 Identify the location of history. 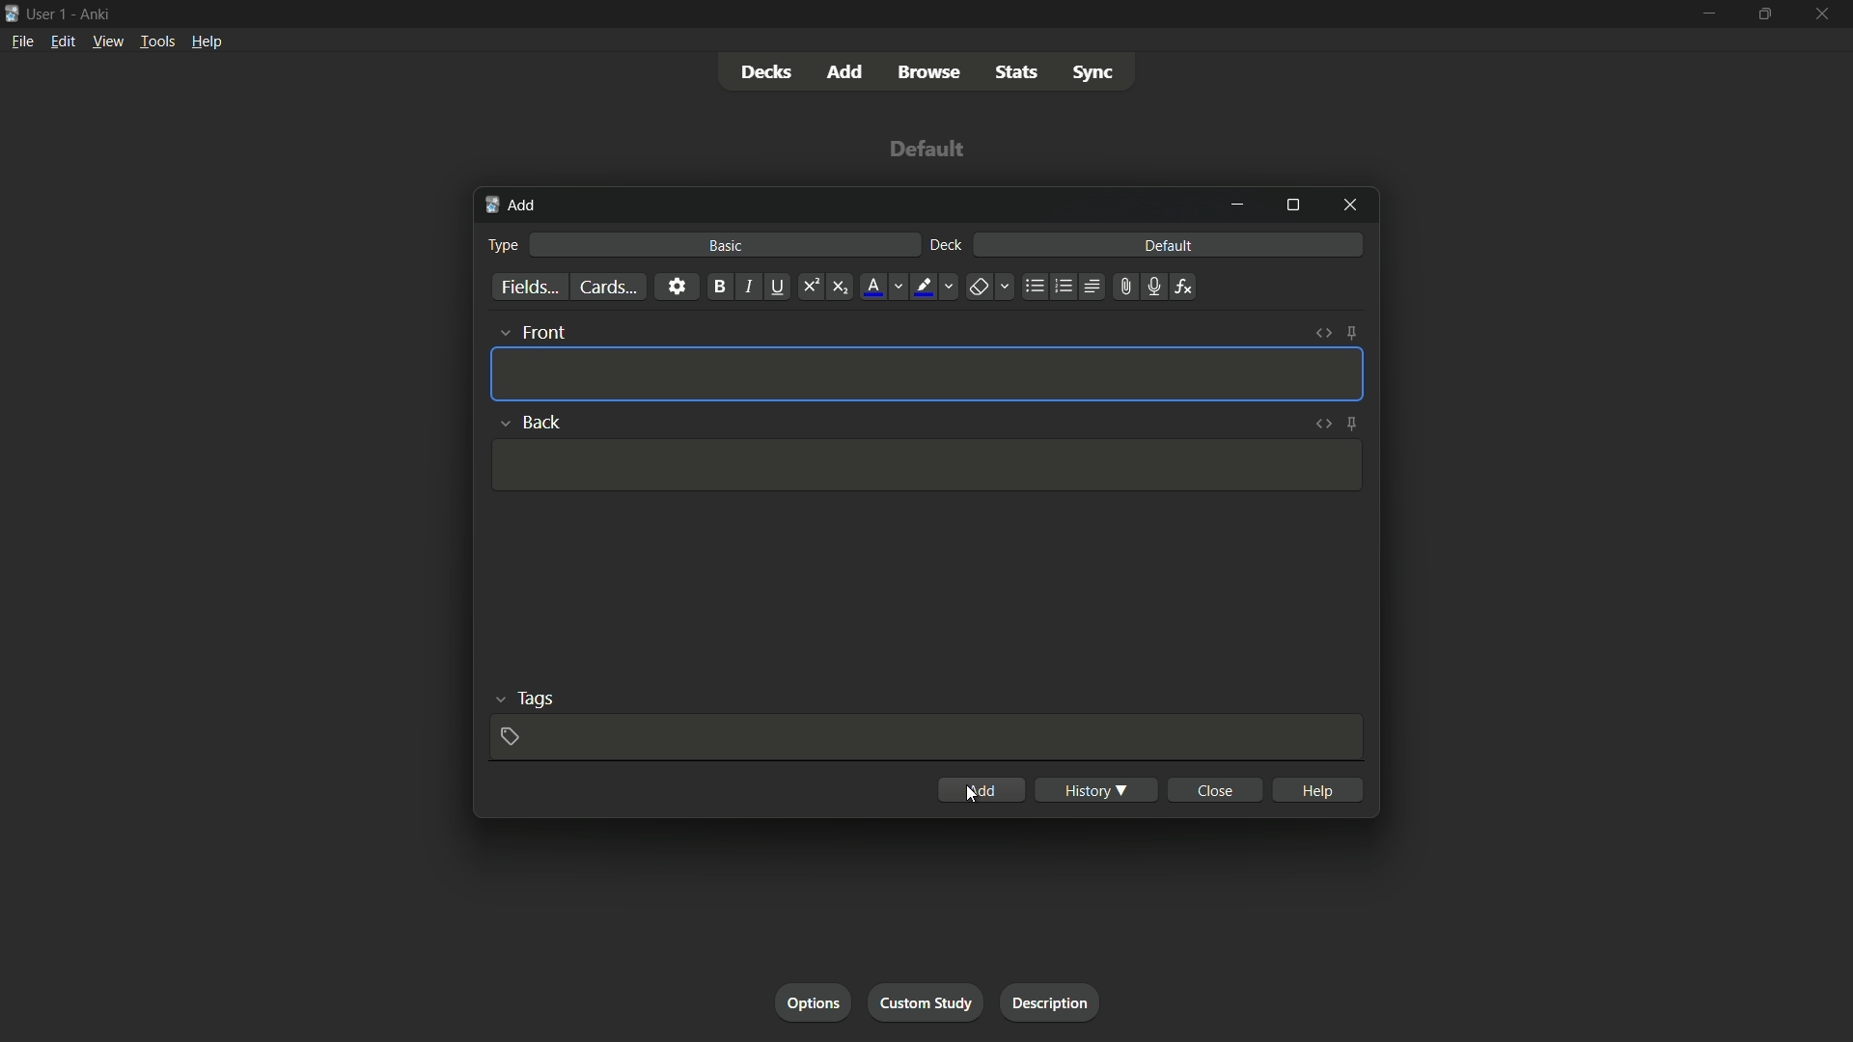
(1097, 789).